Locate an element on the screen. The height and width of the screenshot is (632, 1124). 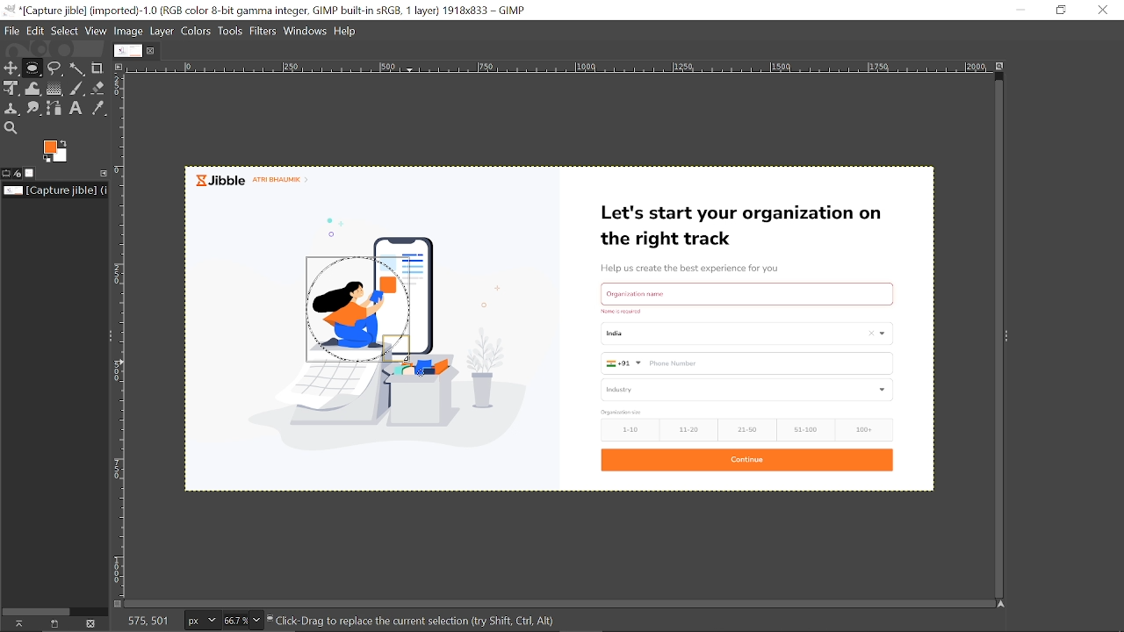
Filters is located at coordinates (265, 31).